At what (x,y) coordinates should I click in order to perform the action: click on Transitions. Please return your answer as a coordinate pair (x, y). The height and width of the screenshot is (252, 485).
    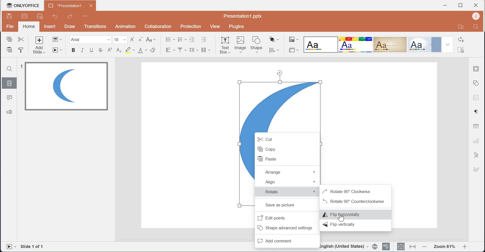
    Looking at the image, I should click on (94, 26).